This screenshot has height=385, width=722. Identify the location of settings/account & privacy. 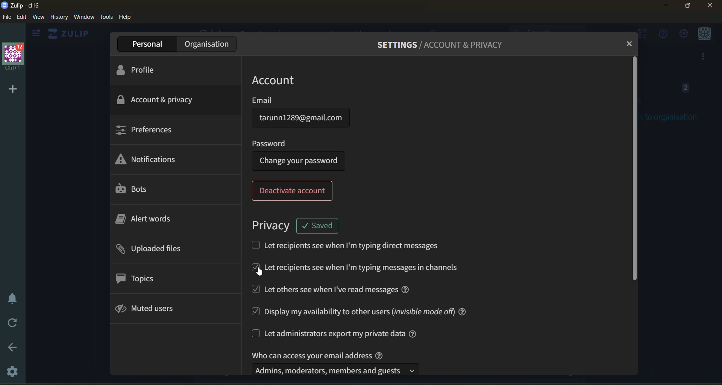
(447, 44).